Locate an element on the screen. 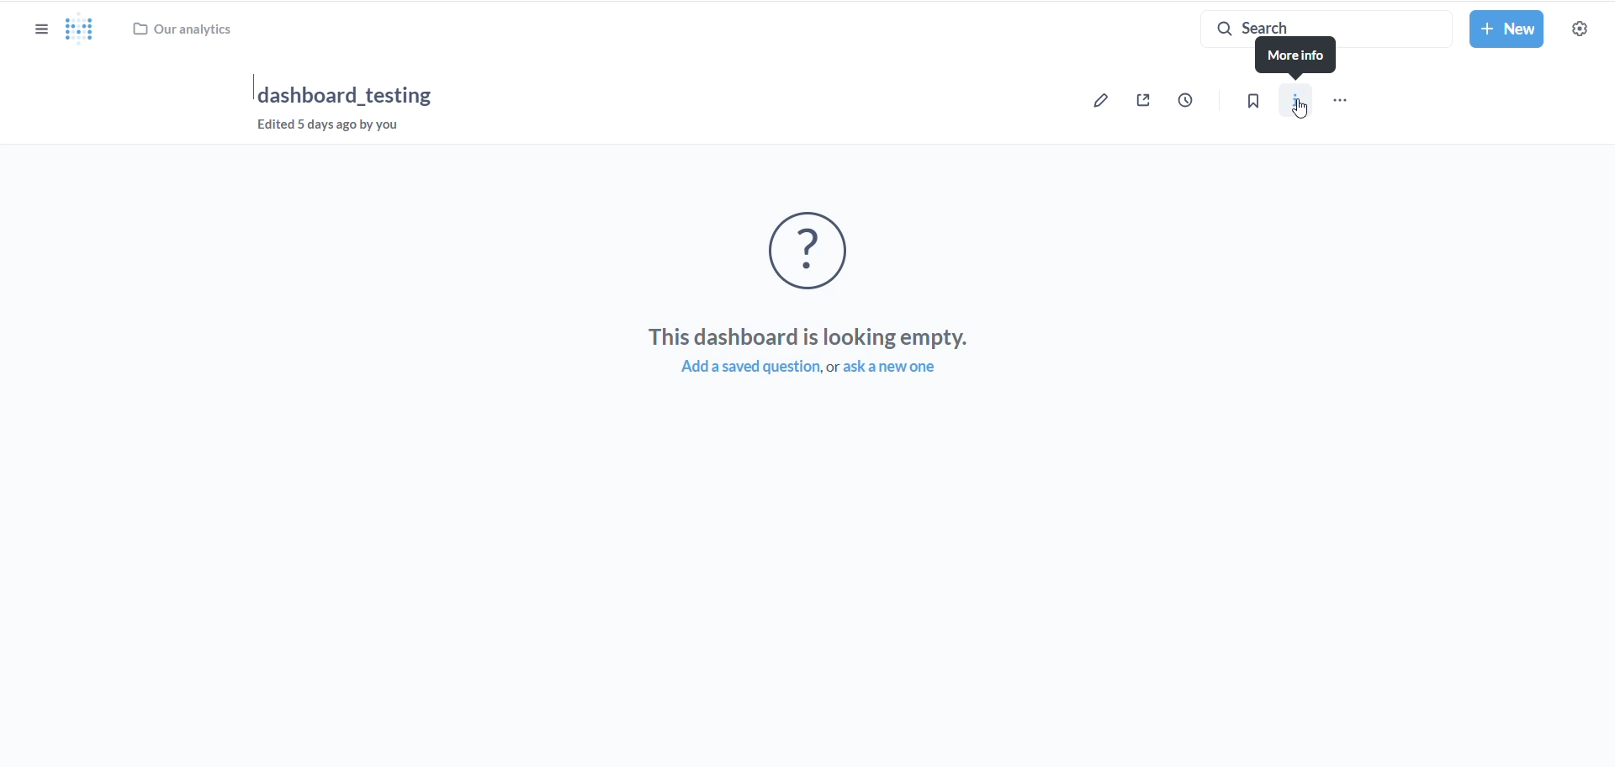 The height and width of the screenshot is (767, 1615). dashboard_testing  is located at coordinates (347, 93).